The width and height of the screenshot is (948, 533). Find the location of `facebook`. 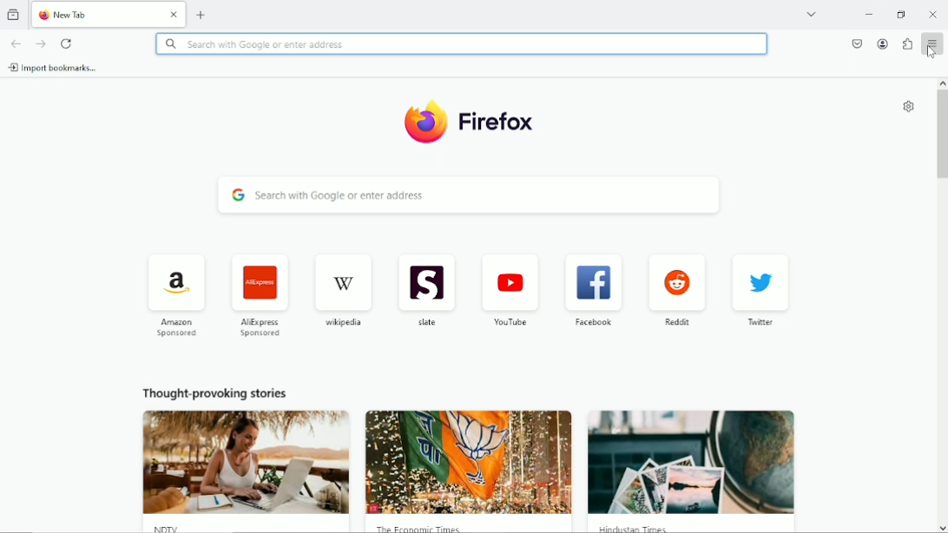

facebook is located at coordinates (592, 325).